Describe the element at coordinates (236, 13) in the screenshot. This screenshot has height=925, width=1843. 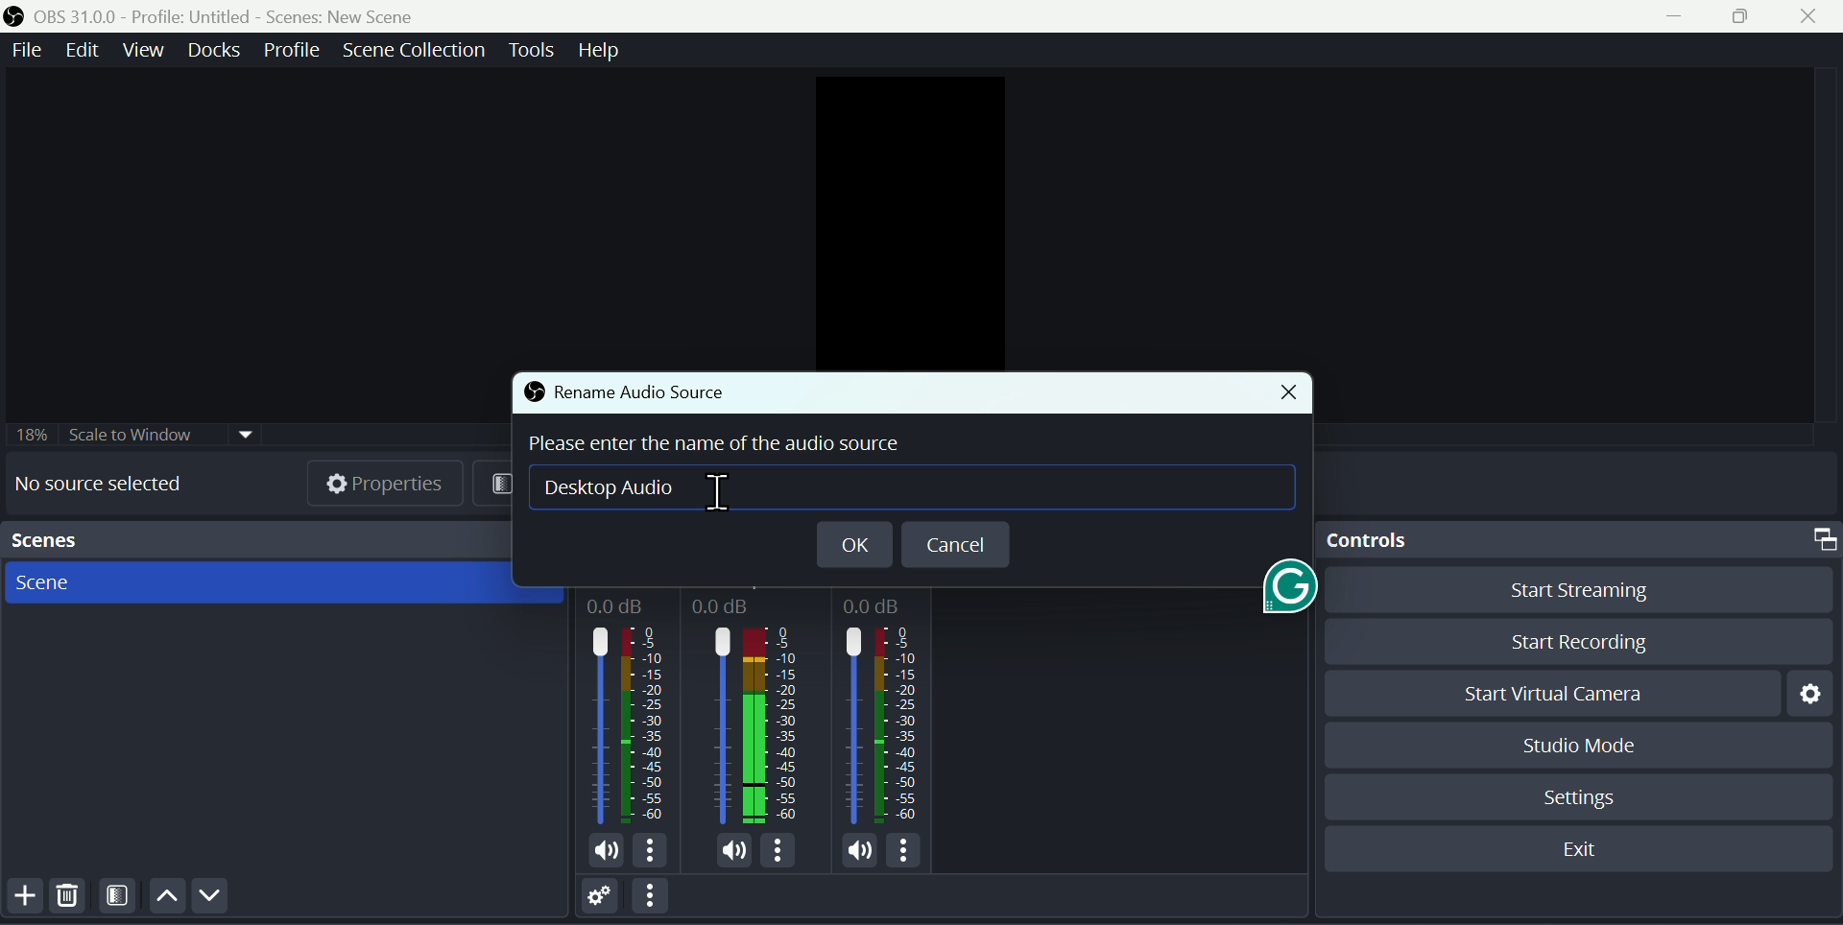
I see `OBS 31.0.0 Profile: Untitled - Scenes: New Scene` at that location.